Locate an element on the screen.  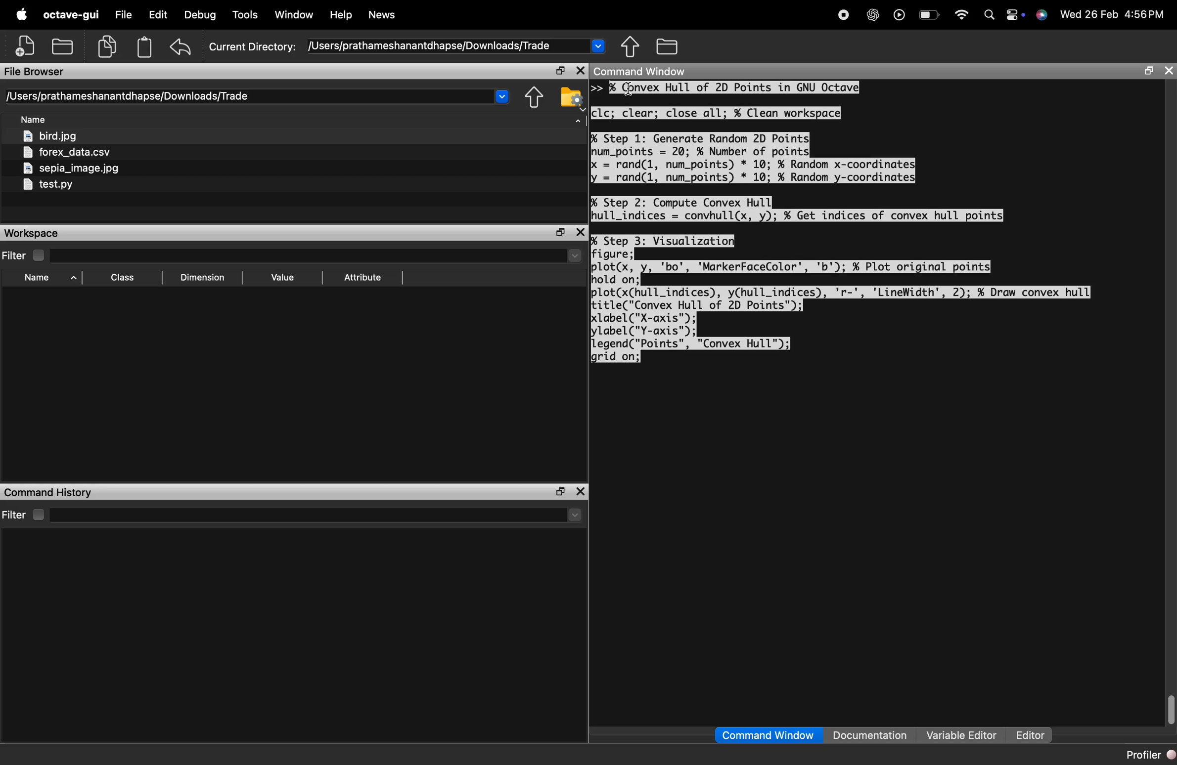
Variable Editor is located at coordinates (961, 735).